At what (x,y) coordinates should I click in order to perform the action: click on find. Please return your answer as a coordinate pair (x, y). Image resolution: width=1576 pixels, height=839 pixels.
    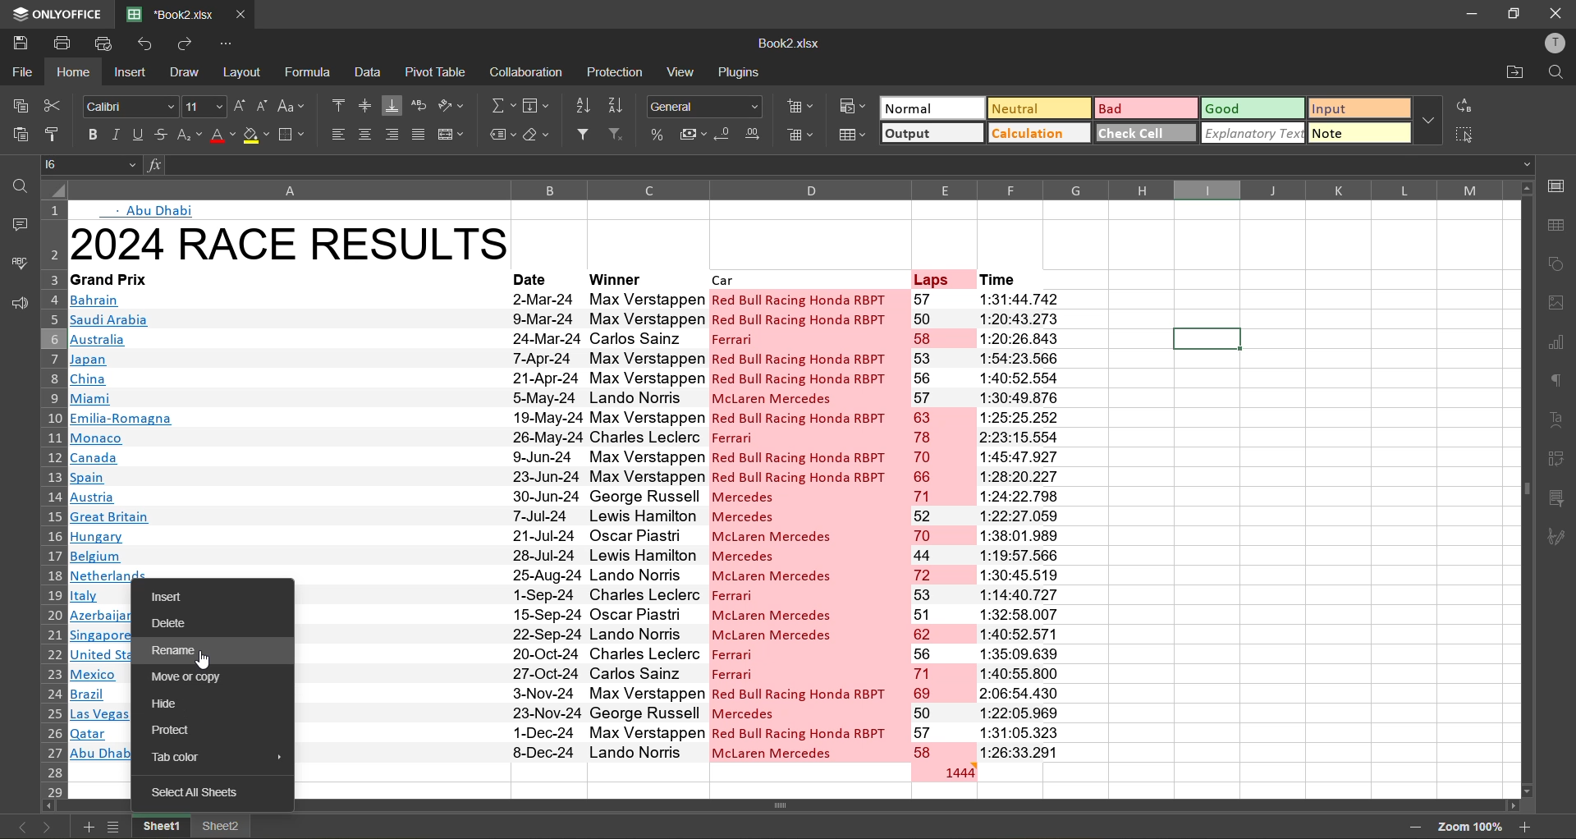
    Looking at the image, I should click on (1553, 74).